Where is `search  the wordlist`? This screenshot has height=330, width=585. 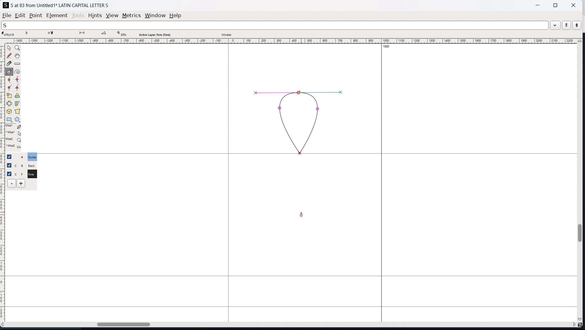 search  the wordlist is located at coordinates (275, 25).